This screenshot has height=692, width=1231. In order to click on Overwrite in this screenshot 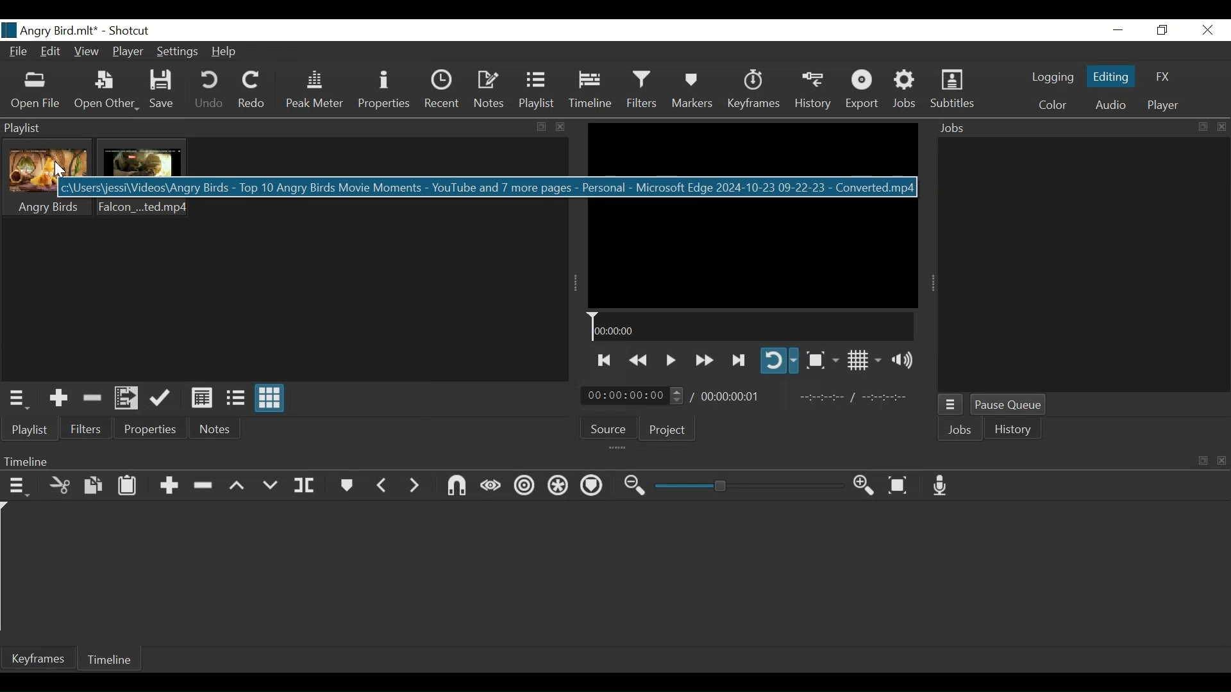, I will do `click(270, 483)`.